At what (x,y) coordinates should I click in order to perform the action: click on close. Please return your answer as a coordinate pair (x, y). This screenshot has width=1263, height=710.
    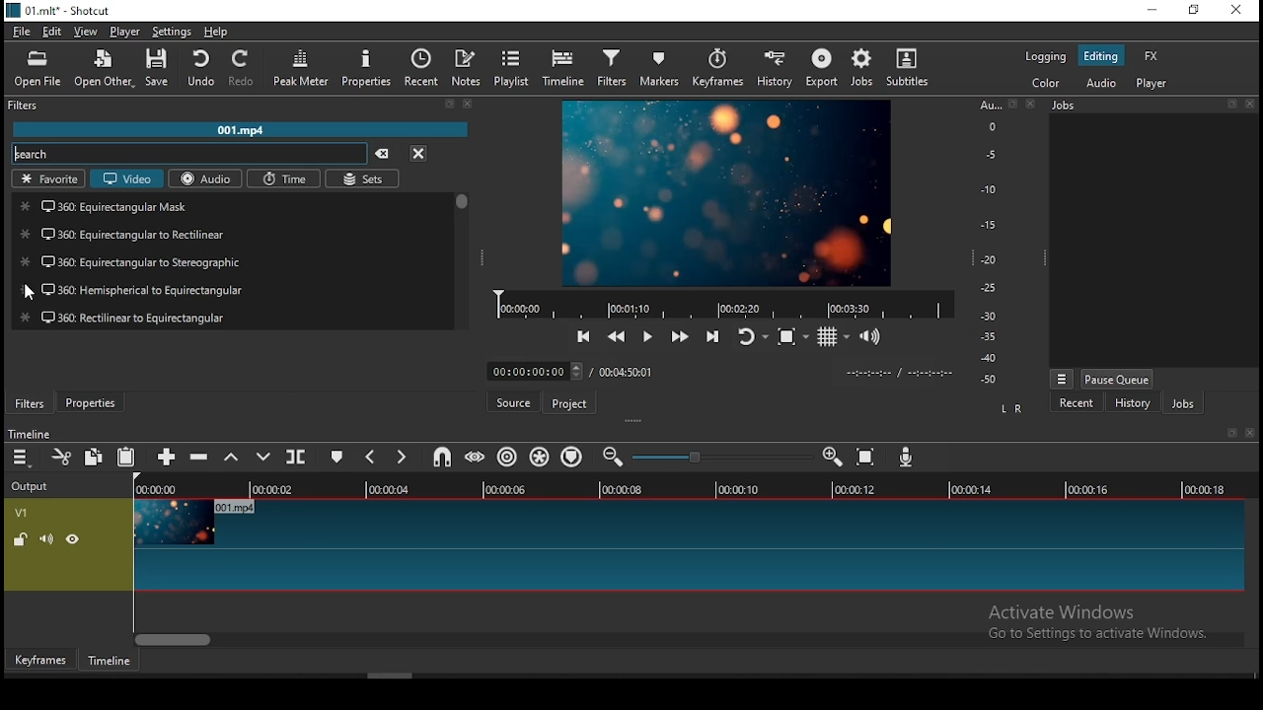
    Looking at the image, I should click on (1253, 104).